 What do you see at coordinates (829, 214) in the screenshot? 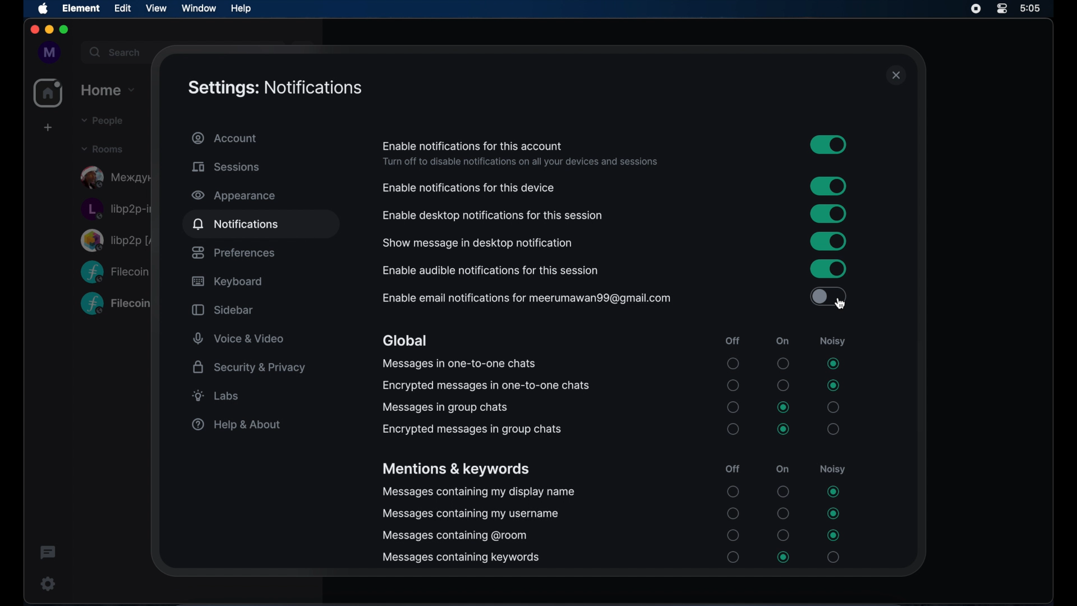
I see `toggle button` at bounding box center [829, 214].